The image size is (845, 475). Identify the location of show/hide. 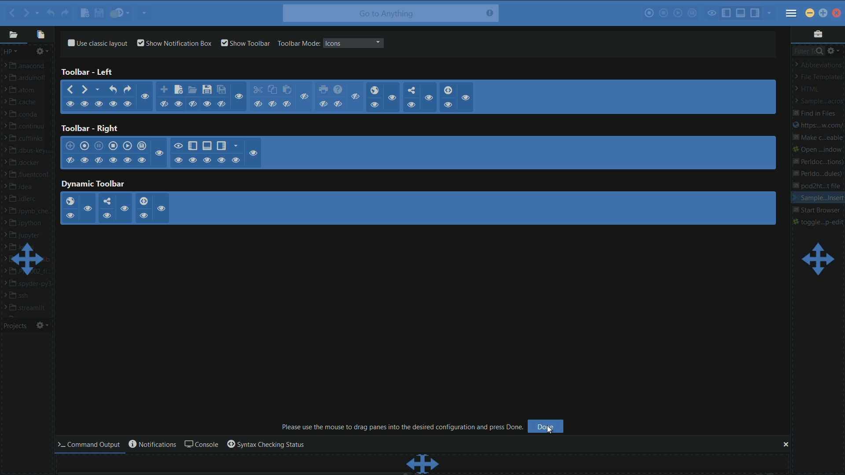
(222, 104).